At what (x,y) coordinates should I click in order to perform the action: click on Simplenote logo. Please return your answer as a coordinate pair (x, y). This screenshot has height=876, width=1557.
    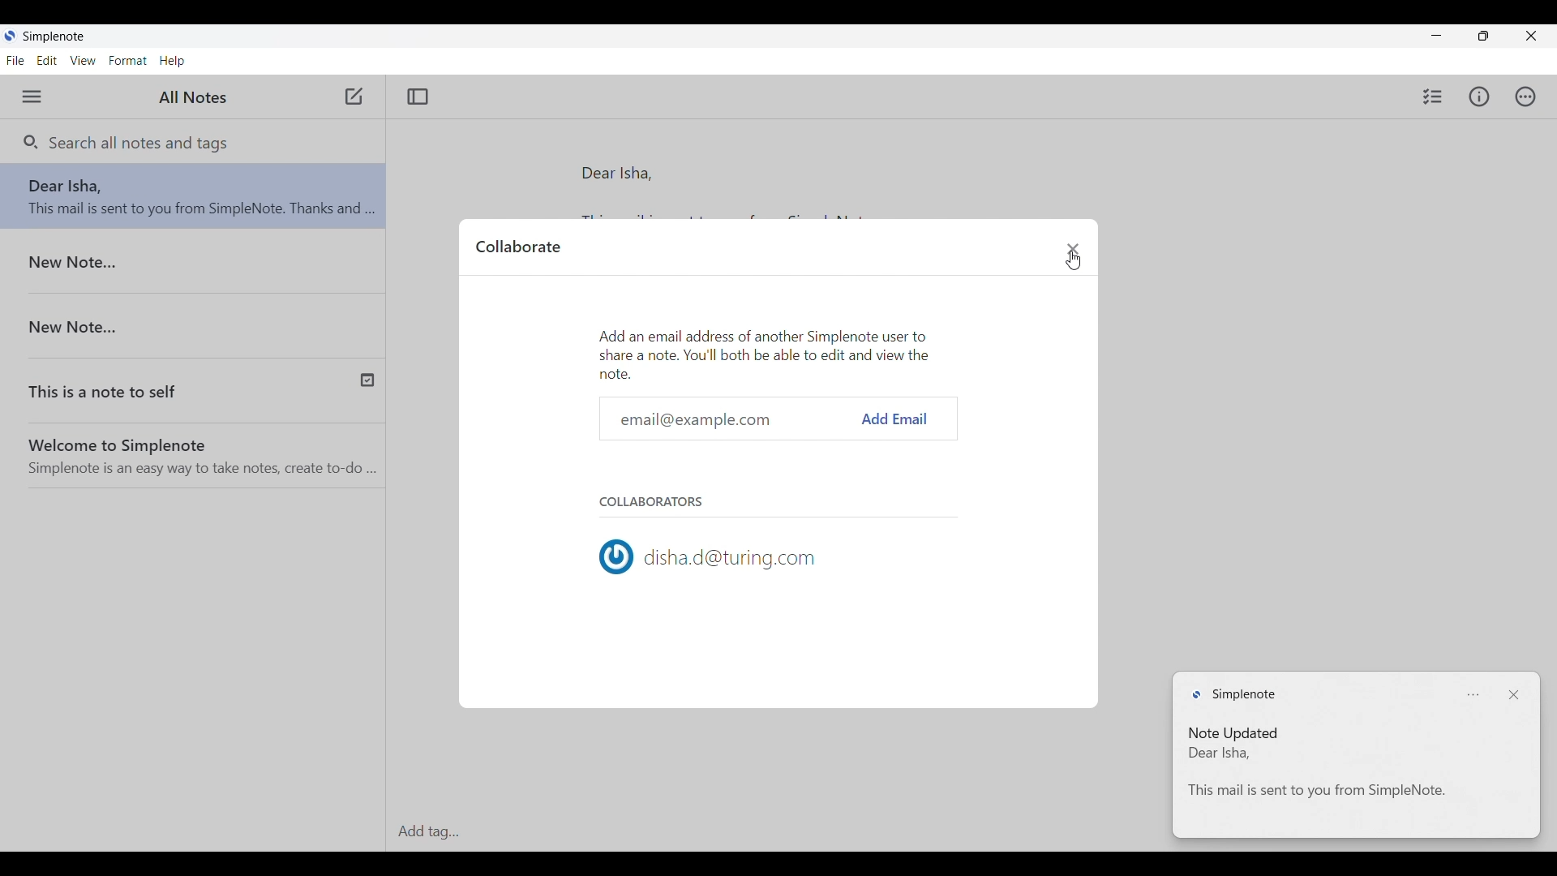
    Looking at the image, I should click on (1233, 694).